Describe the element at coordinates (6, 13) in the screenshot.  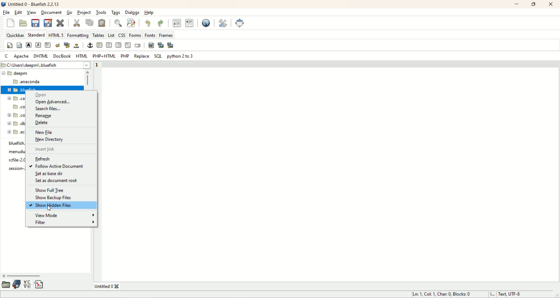
I see `file` at that location.